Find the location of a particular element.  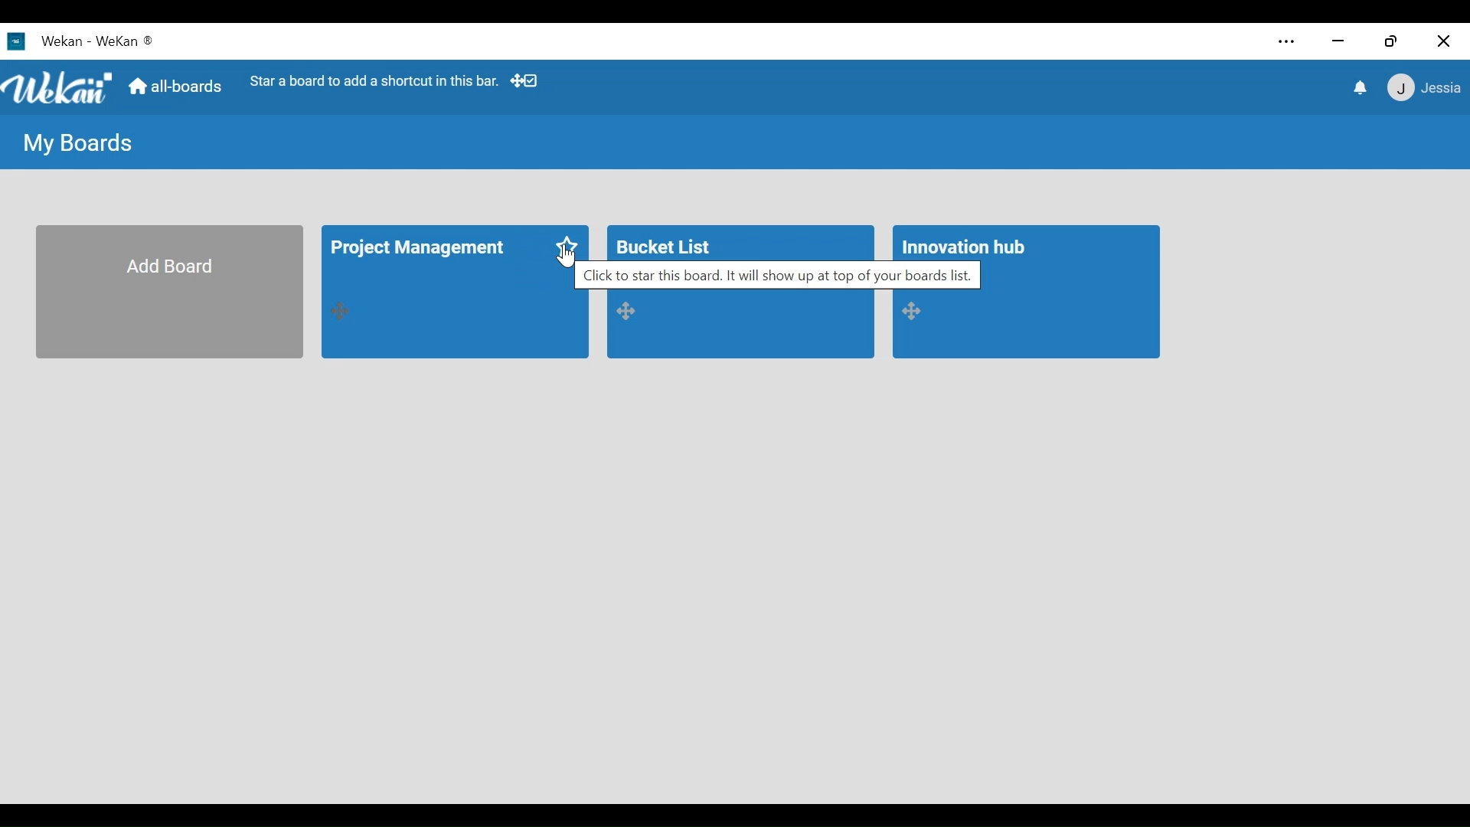

Restore is located at coordinates (1393, 41).